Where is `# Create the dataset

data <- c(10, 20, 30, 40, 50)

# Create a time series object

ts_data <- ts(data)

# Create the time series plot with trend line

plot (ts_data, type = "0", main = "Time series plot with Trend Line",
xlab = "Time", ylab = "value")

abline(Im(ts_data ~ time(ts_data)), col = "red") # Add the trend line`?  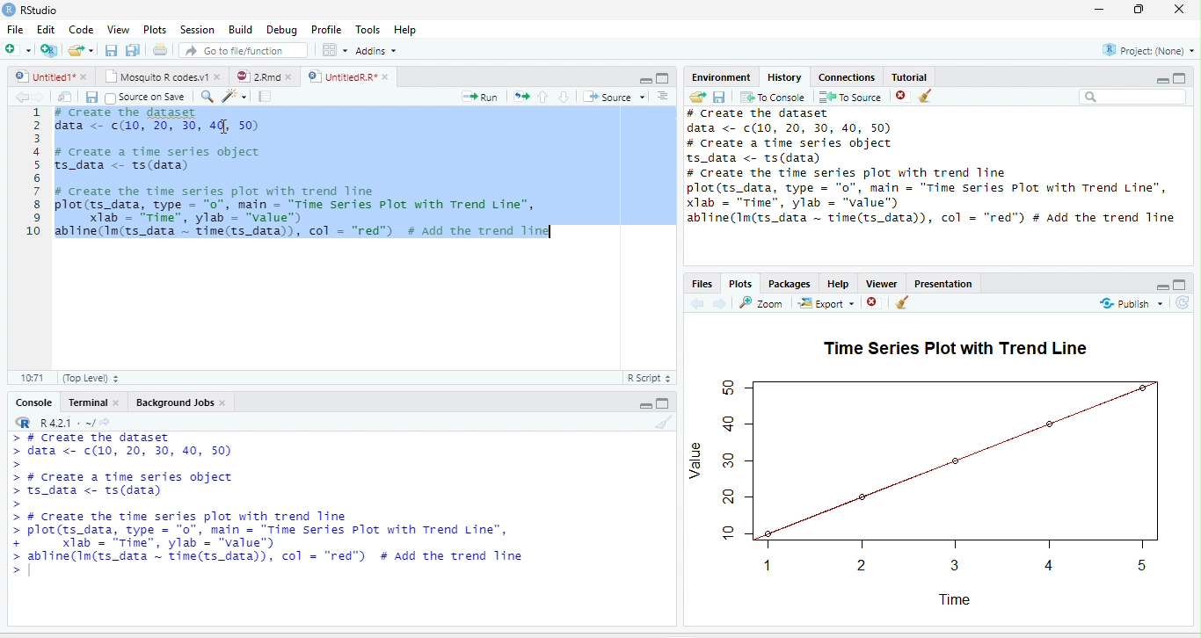 # Create the dataset

data <- c(10, 20, 30, 40, 50)

# Create a time series object

ts_data <- ts(data)

# Create the time series plot with trend line

plot (ts_data, type = "0", main = "Time series plot with Trend Line",
xlab = "Time", ylab = "value")

abline(Im(ts_data ~ time(ts_data)), col = "red") # Add the trend line is located at coordinates (932, 166).